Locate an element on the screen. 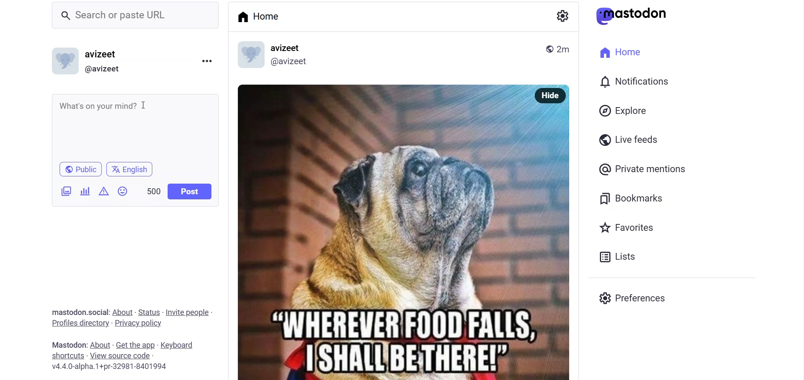 The height and width of the screenshot is (380, 804). mastodon is located at coordinates (633, 15).